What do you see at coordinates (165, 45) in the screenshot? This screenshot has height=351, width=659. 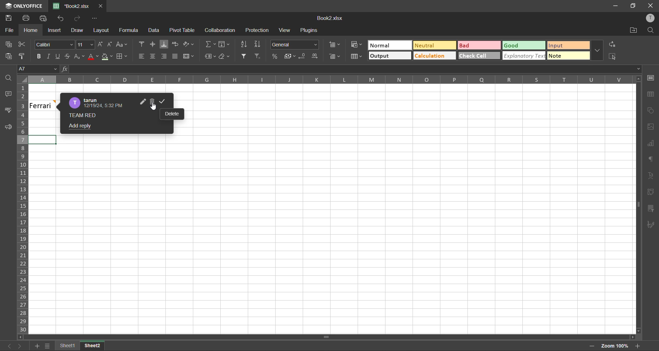 I see `align bottom` at bounding box center [165, 45].